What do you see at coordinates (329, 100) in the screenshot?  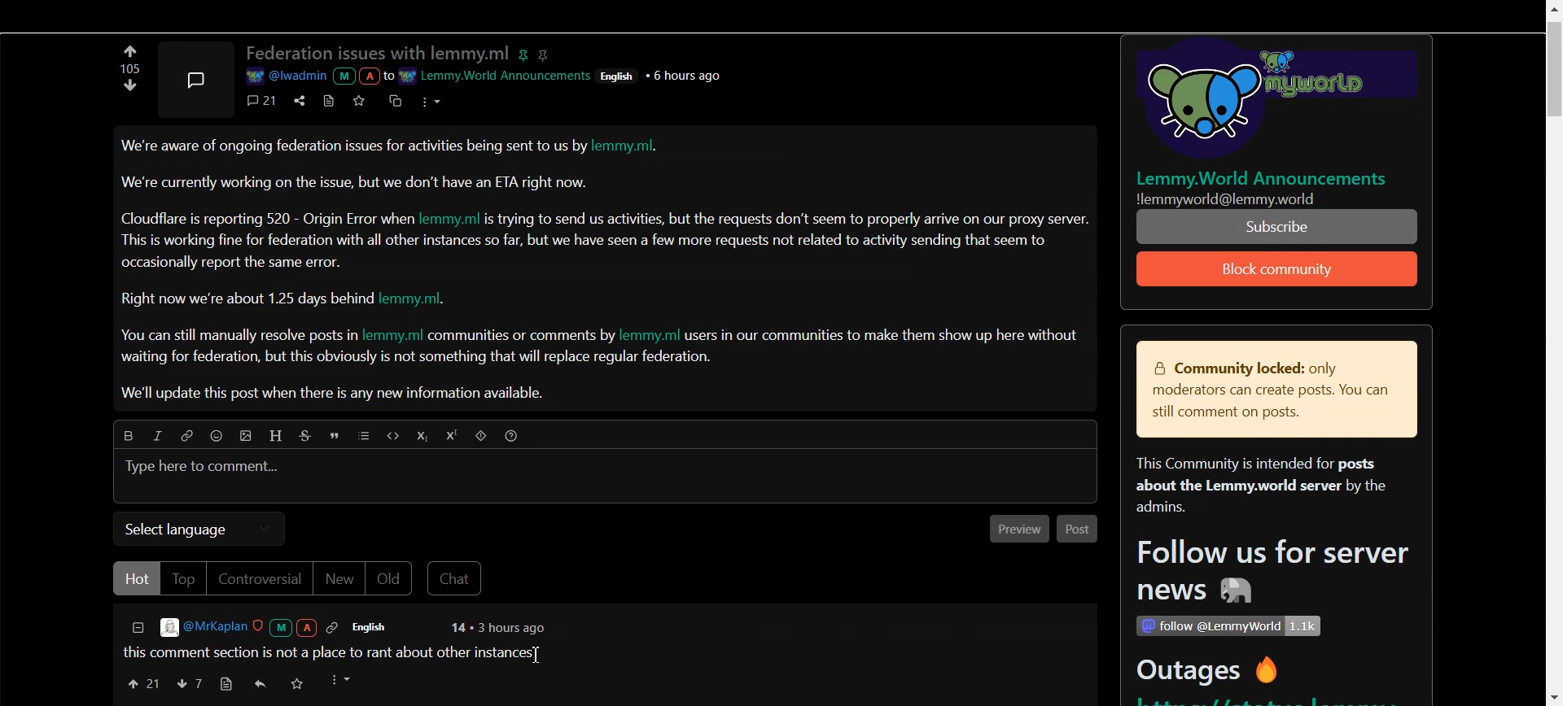 I see `view source` at bounding box center [329, 100].